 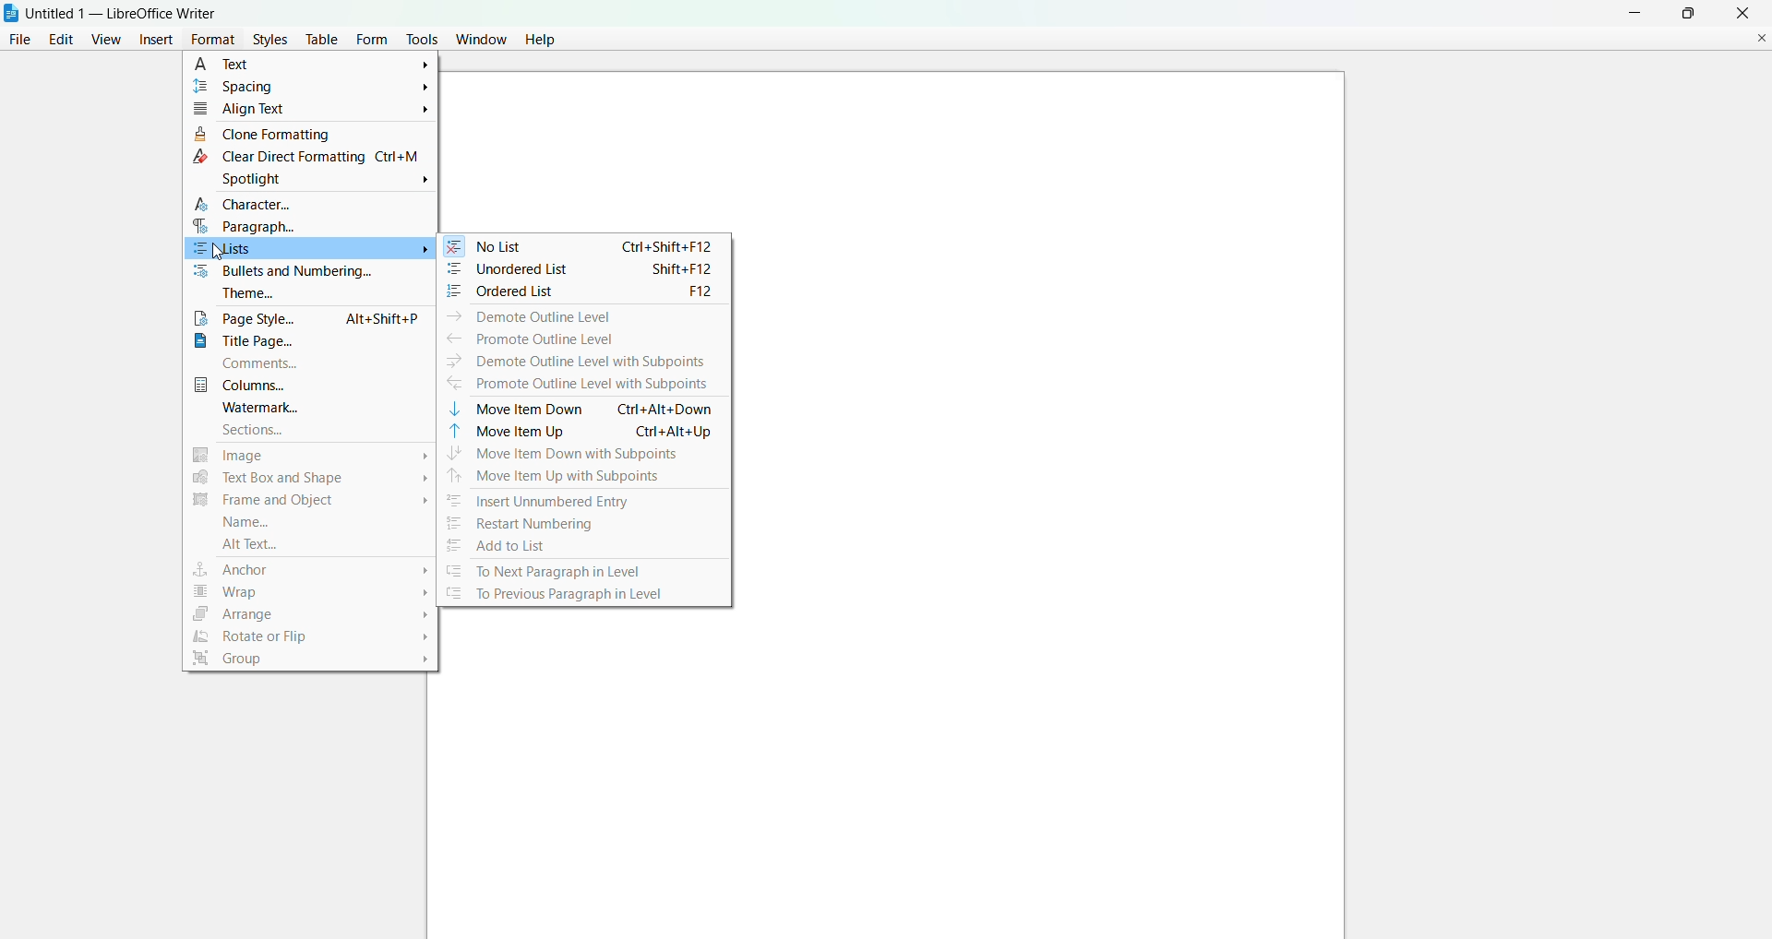 What do you see at coordinates (500, 545) in the screenshot?
I see `add to list` at bounding box center [500, 545].